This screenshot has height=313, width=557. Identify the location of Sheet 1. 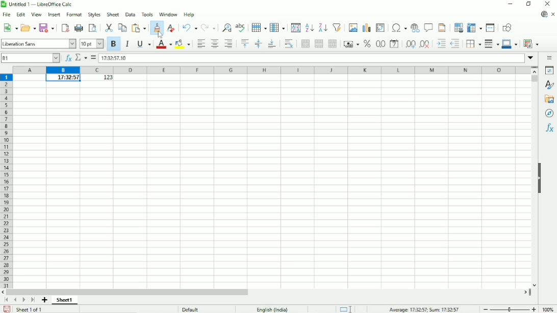
(65, 301).